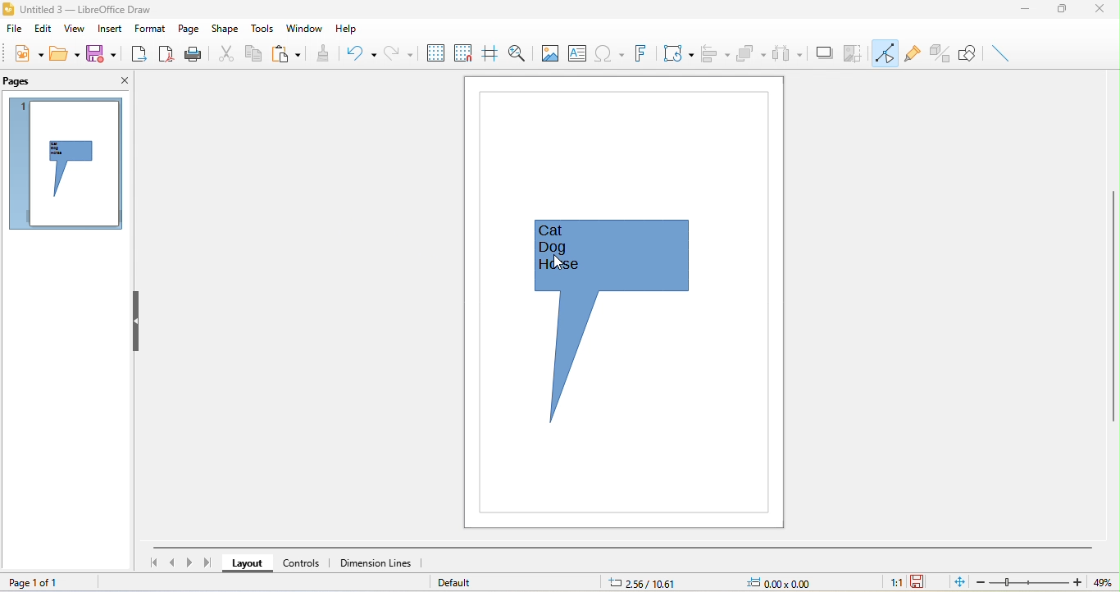 This screenshot has height=592, width=1120. What do you see at coordinates (678, 56) in the screenshot?
I see `transformation` at bounding box center [678, 56].